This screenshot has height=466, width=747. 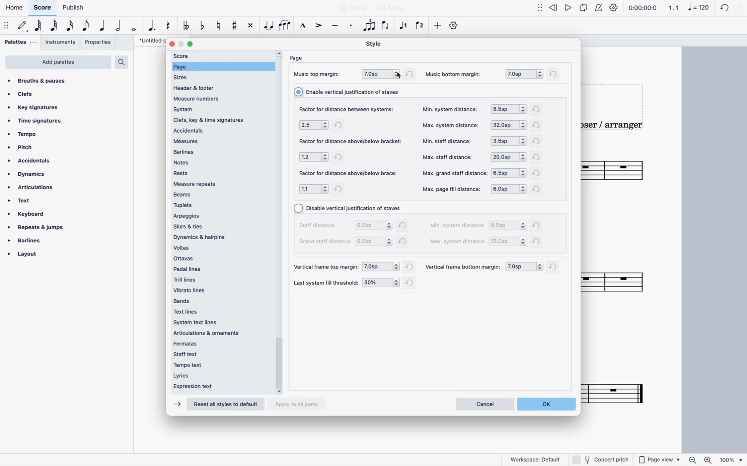 What do you see at coordinates (398, 77) in the screenshot?
I see `cursor` at bounding box center [398, 77].